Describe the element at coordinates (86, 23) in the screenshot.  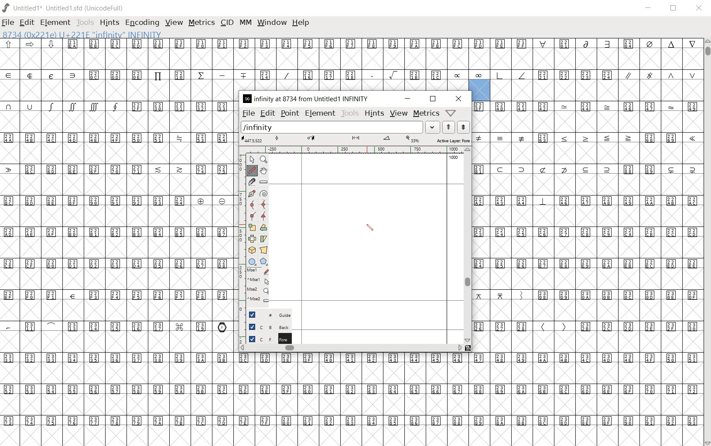
I see `tools` at that location.